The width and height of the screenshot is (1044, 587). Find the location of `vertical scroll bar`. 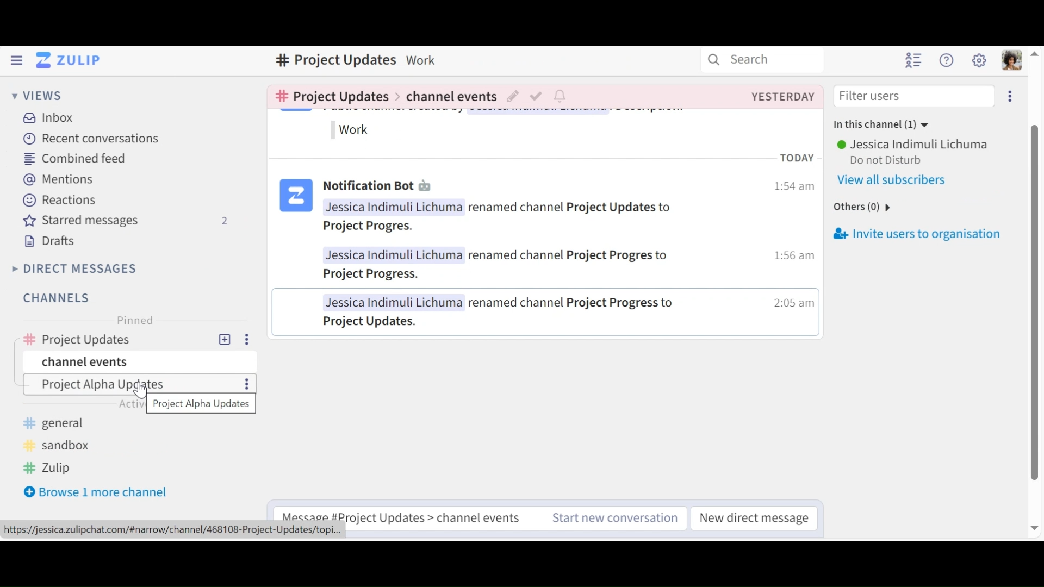

vertical scroll bar is located at coordinates (1037, 302).